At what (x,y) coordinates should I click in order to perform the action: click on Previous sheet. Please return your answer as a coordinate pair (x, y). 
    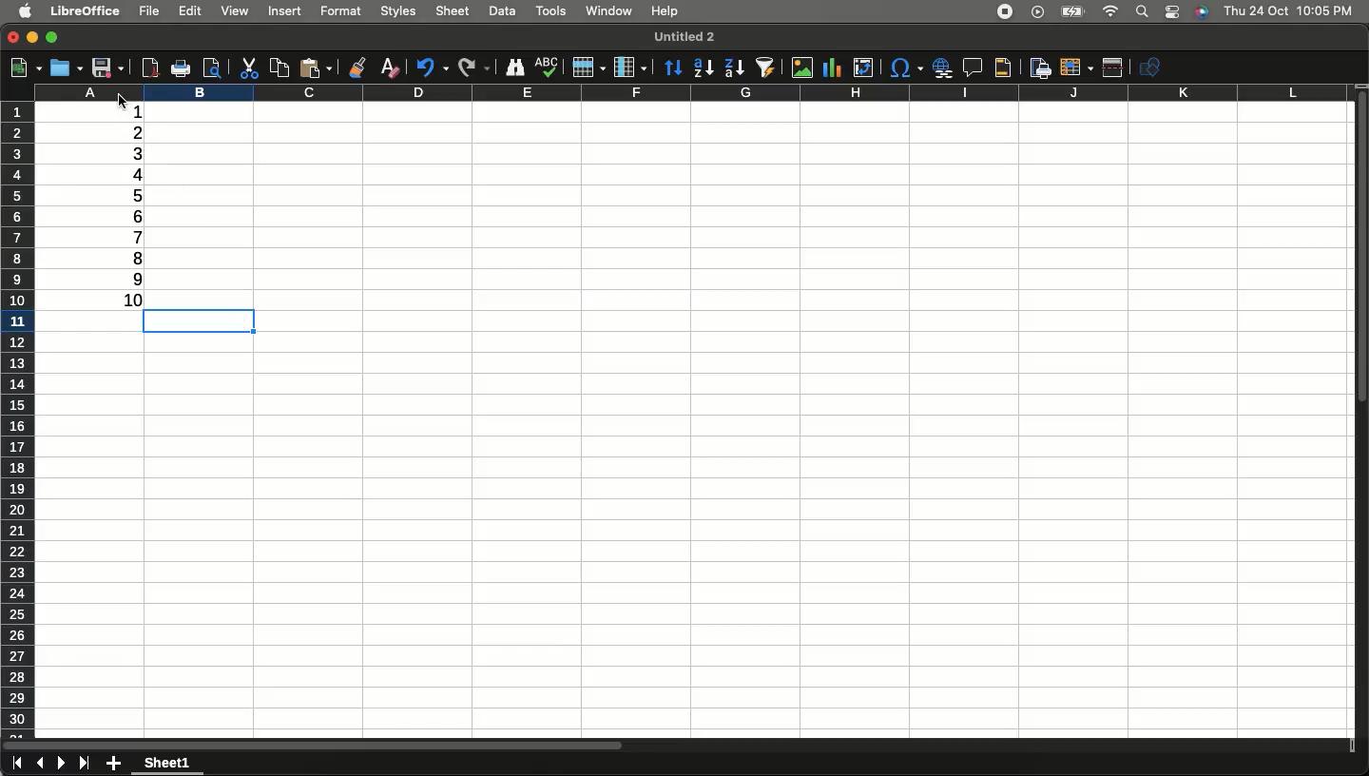
    Looking at the image, I should click on (40, 765).